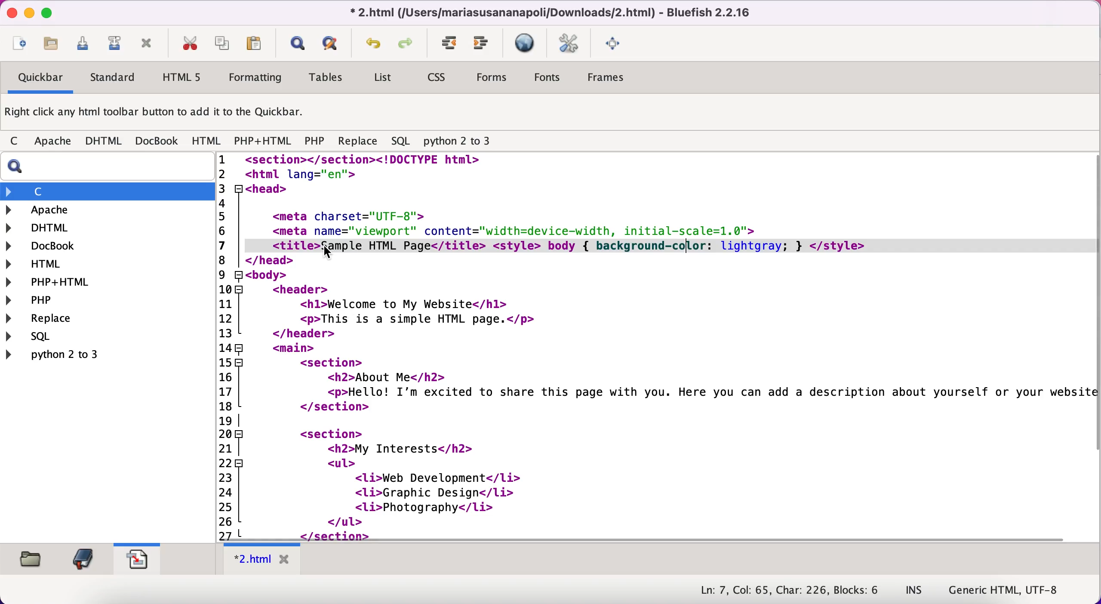 Image resolution: width=1101 pixels, height=604 pixels. I want to click on c, so click(17, 142).